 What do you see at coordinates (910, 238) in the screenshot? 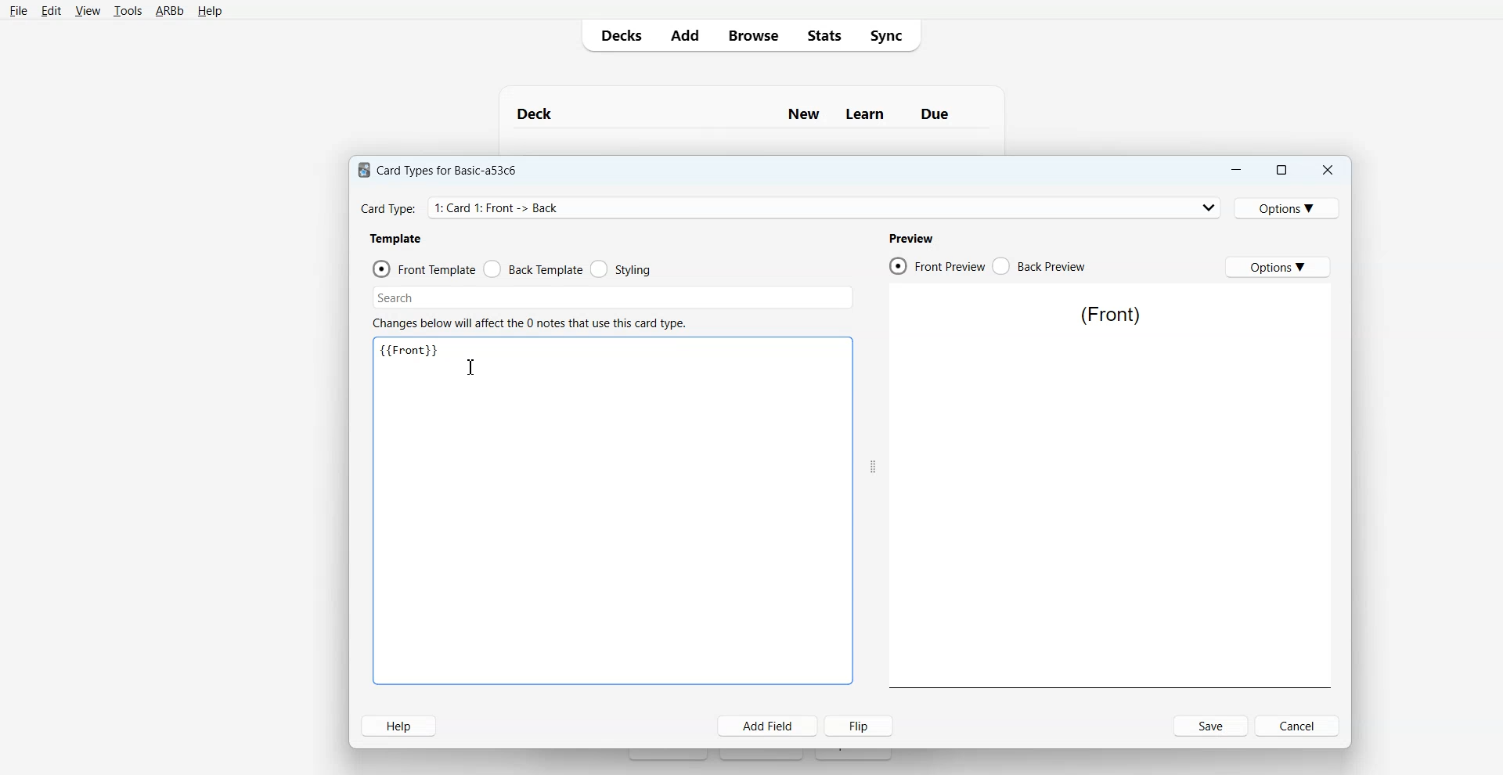
I see `Preview` at bounding box center [910, 238].